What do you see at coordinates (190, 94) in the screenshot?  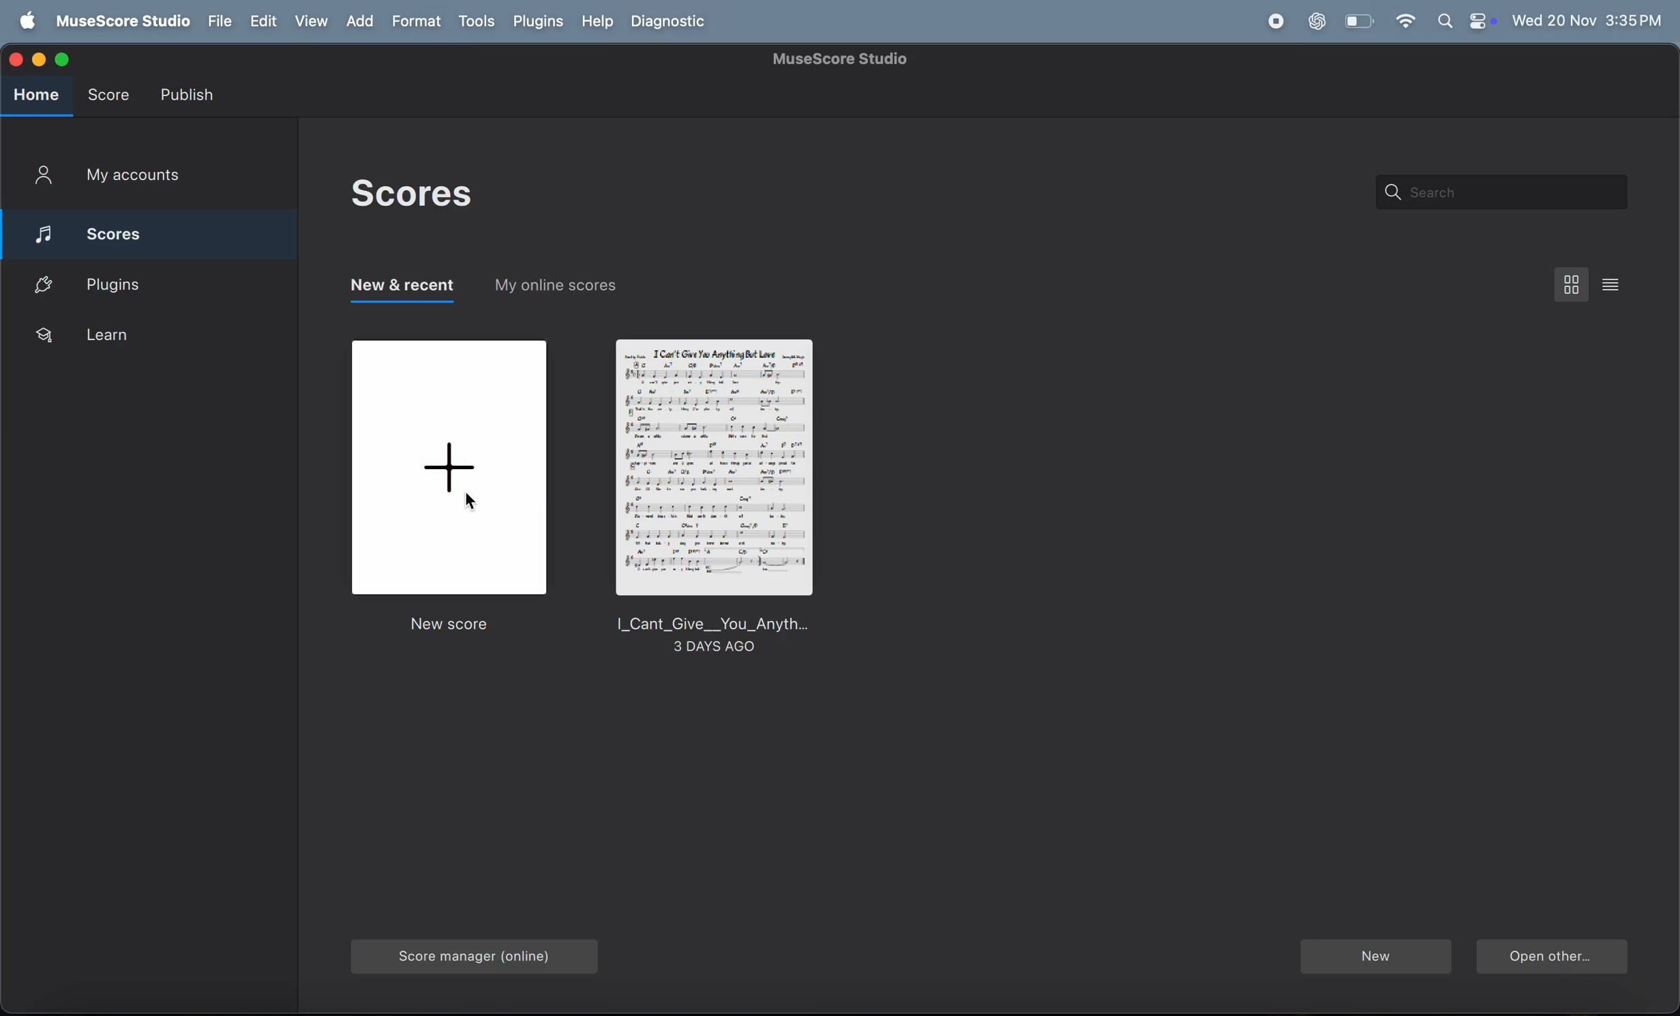 I see `publish` at bounding box center [190, 94].